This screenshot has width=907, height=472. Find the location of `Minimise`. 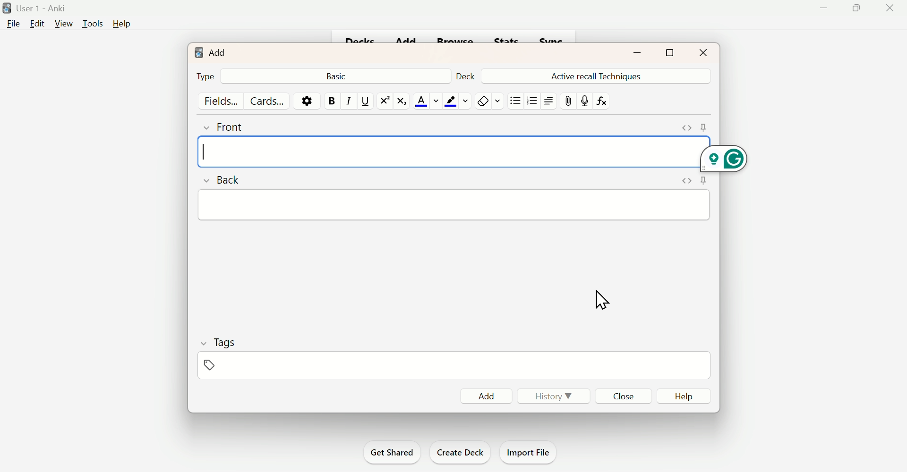

Minimise is located at coordinates (824, 9).